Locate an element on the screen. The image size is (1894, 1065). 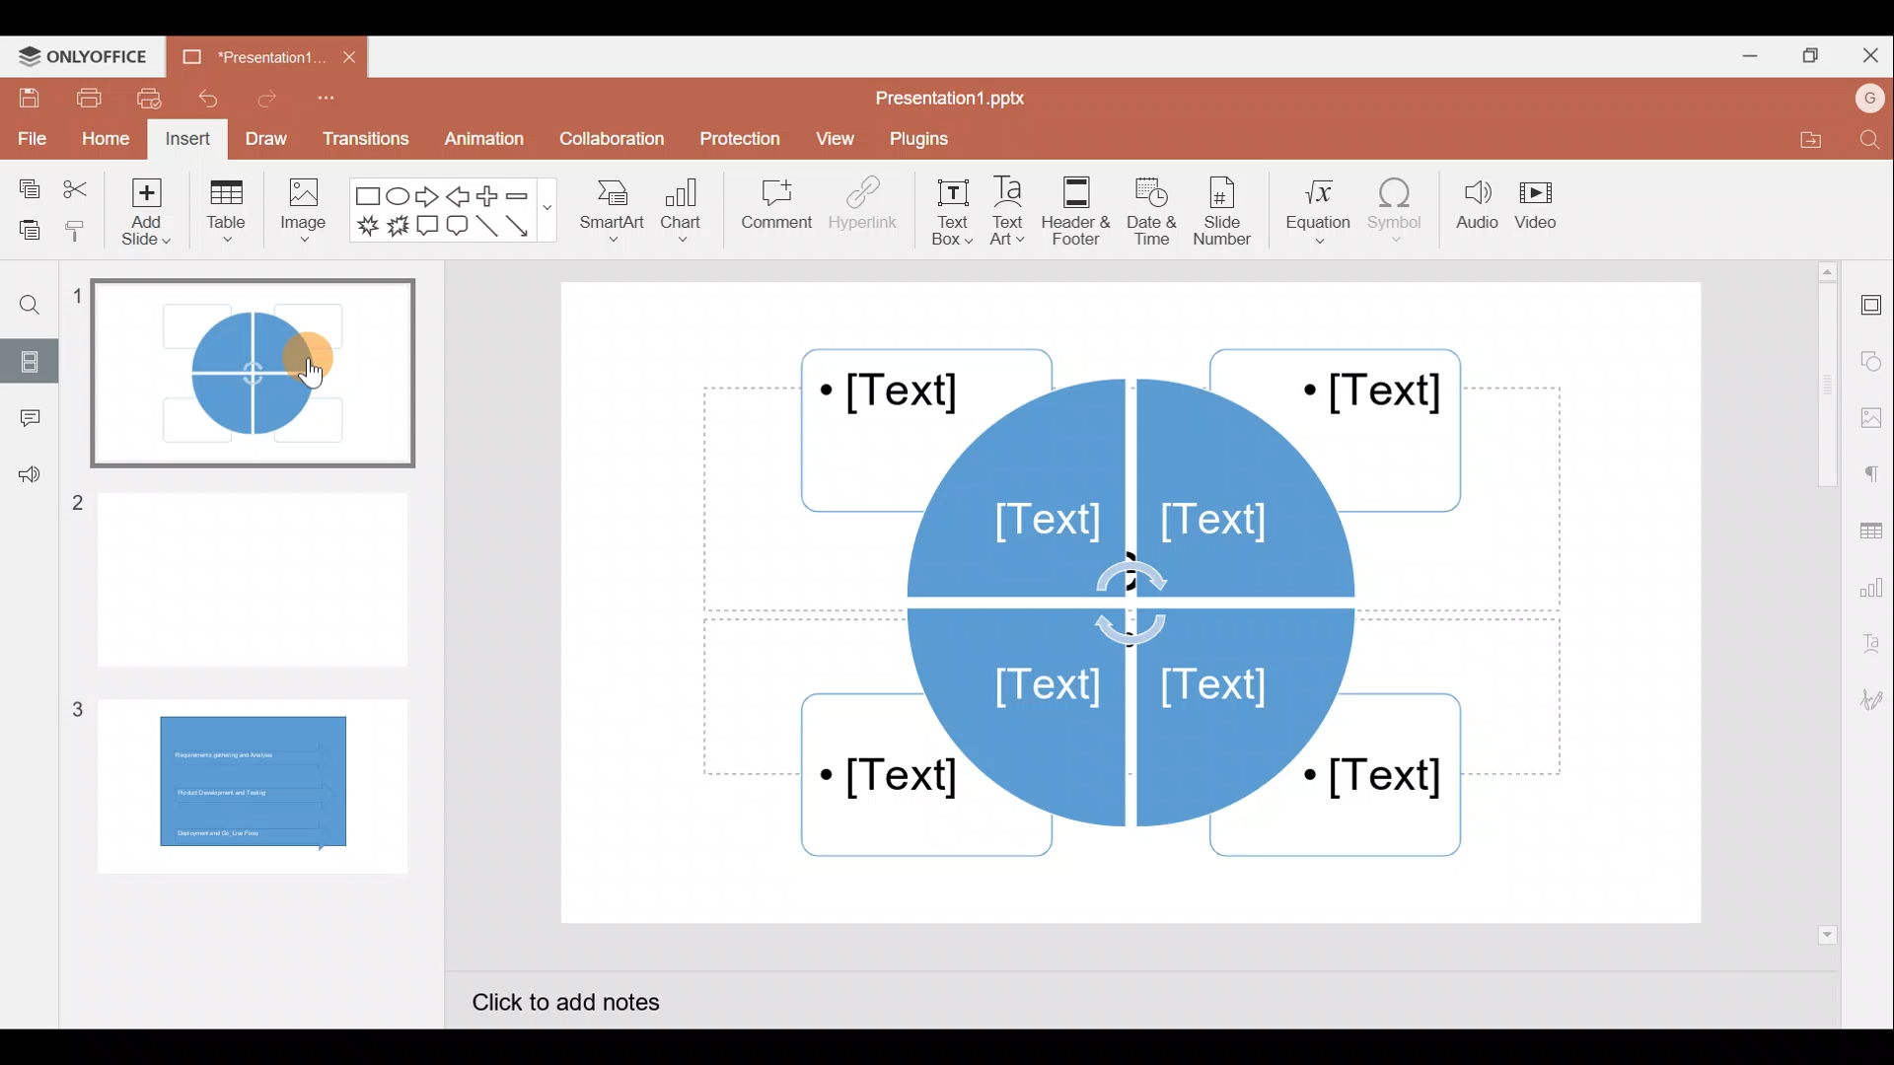
Cursor on slide 1 is located at coordinates (314, 357).